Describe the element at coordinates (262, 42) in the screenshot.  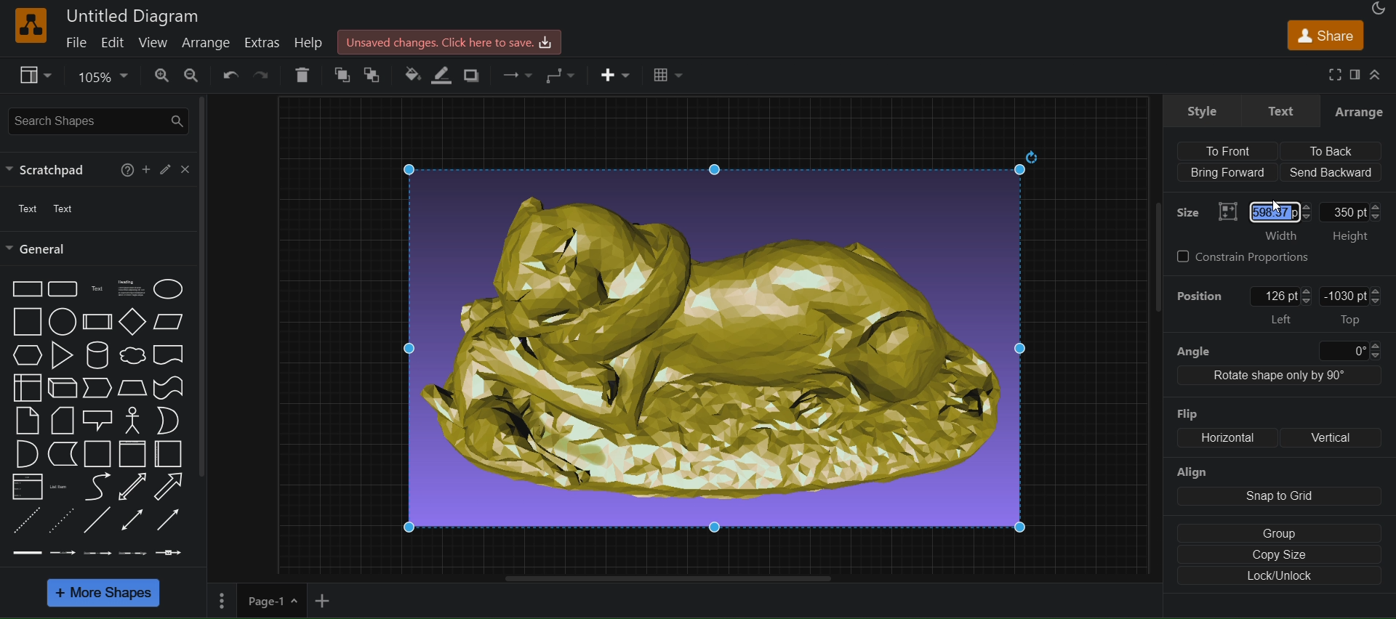
I see `extras` at that location.